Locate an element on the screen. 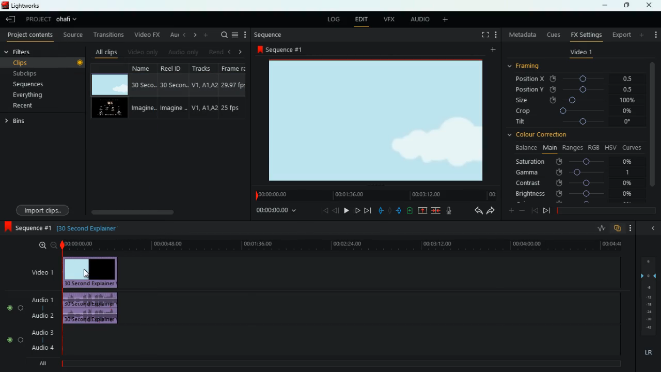 The width and height of the screenshot is (661, 372). export is located at coordinates (619, 35).